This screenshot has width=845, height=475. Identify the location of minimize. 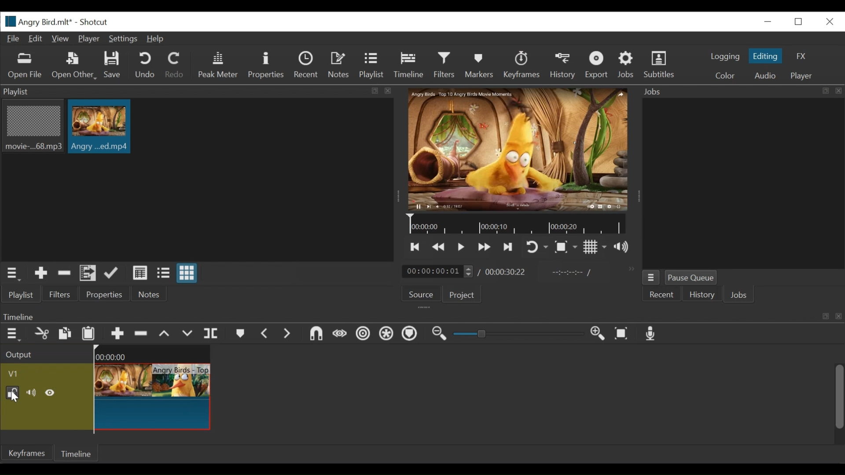
(766, 22).